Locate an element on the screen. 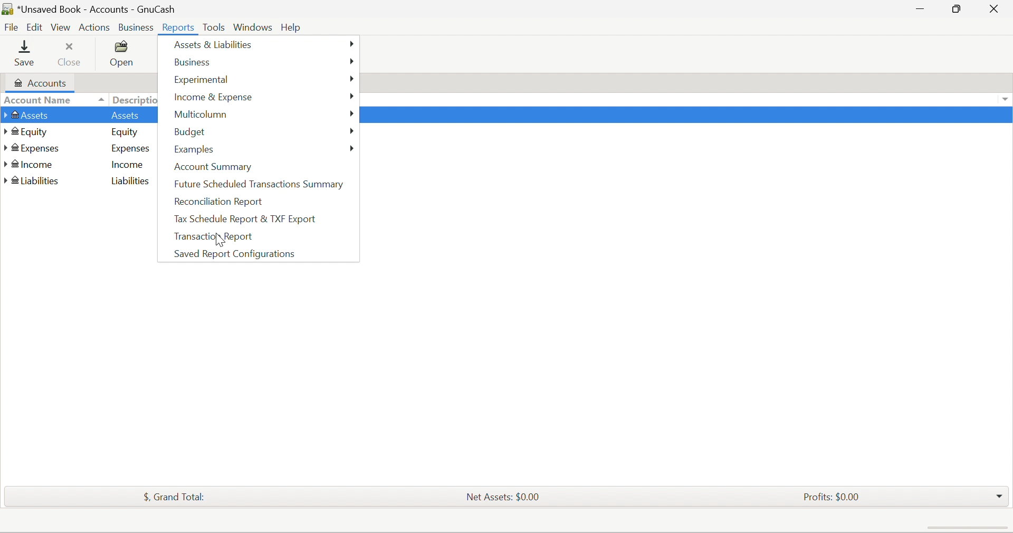 This screenshot has width=1013, height=533. Liabilities is located at coordinates (131, 181).